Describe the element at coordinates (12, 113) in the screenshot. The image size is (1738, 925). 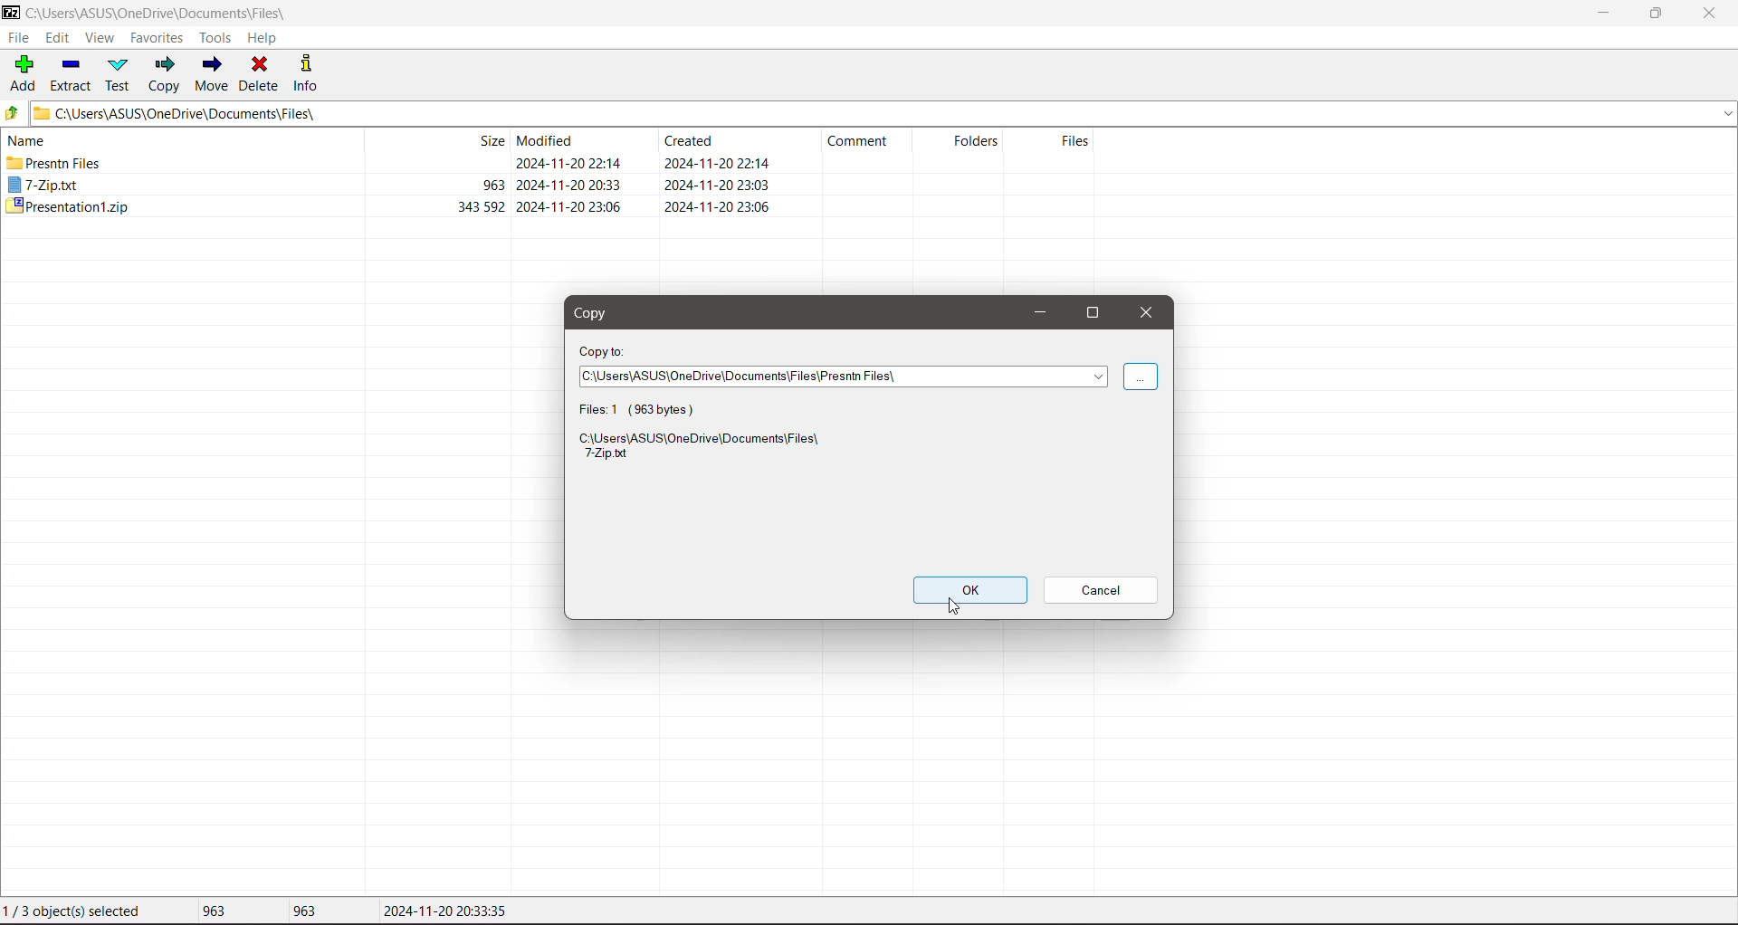
I see `Move Up one level` at that location.